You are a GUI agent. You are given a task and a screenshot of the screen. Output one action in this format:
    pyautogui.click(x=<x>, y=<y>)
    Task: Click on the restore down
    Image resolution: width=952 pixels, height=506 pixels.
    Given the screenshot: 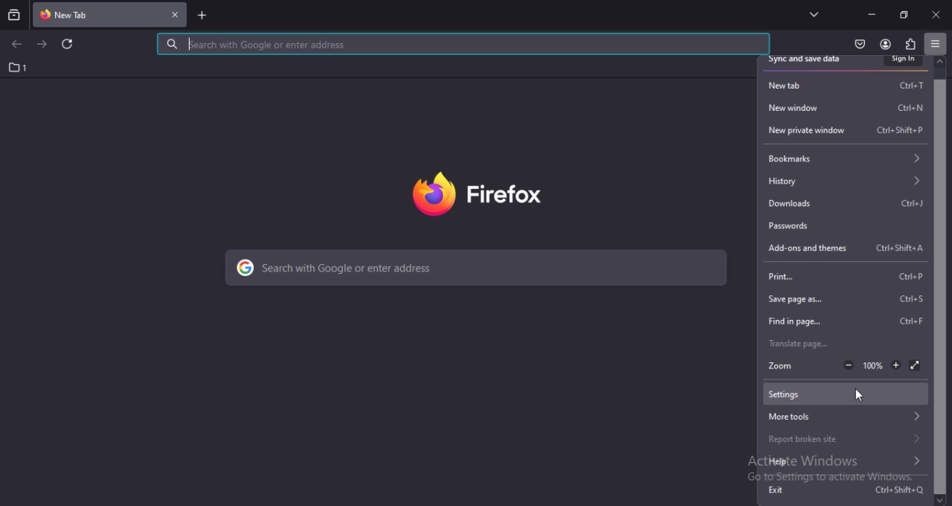 What is the action you would take?
    pyautogui.click(x=903, y=15)
    